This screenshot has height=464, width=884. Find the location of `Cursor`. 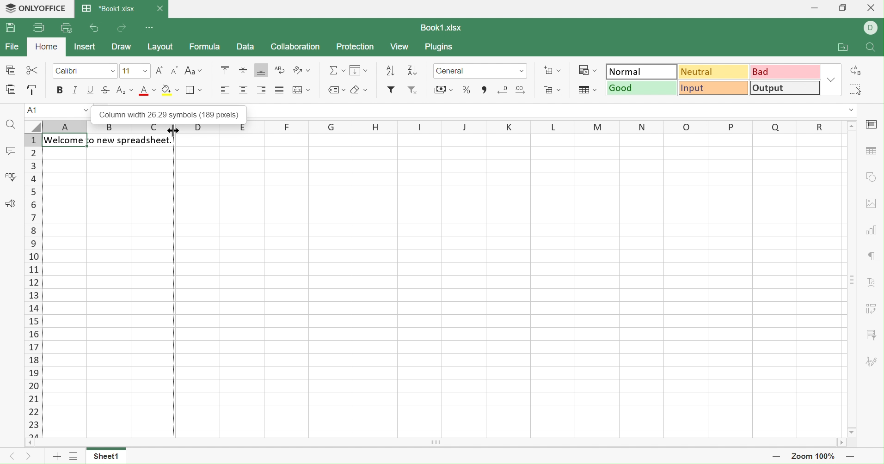

Cursor is located at coordinates (173, 131).